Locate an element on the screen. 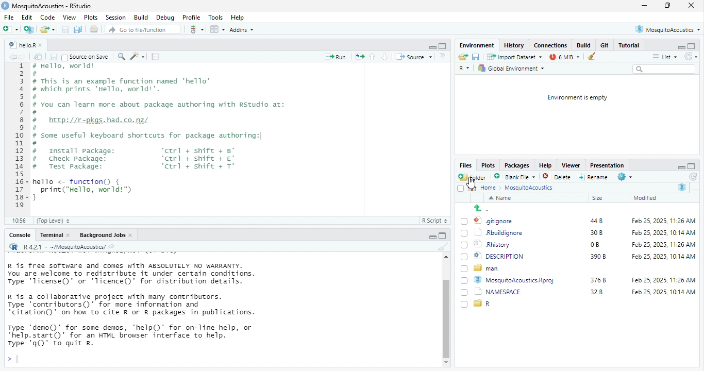 Image resolution: width=704 pixels, height=371 pixels. 7 mb is located at coordinates (566, 57).